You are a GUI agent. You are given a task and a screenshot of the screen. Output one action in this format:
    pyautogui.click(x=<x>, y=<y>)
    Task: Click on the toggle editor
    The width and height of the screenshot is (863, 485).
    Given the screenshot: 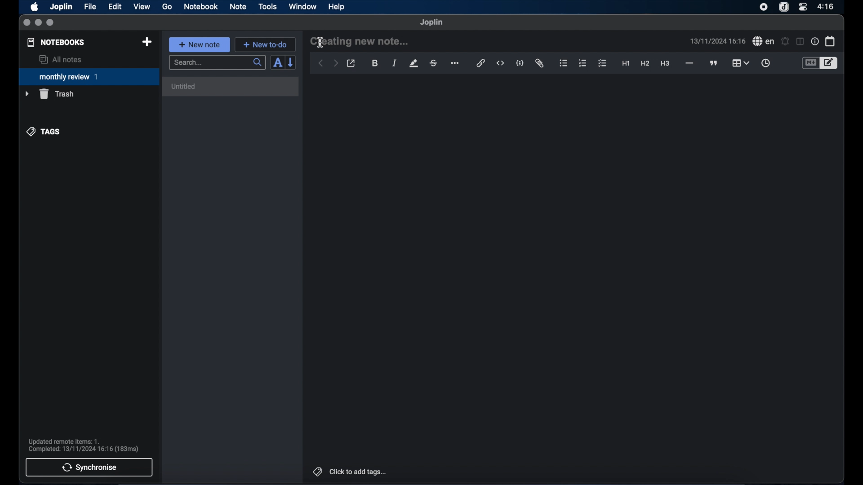 What is the action you would take?
    pyautogui.click(x=830, y=63)
    